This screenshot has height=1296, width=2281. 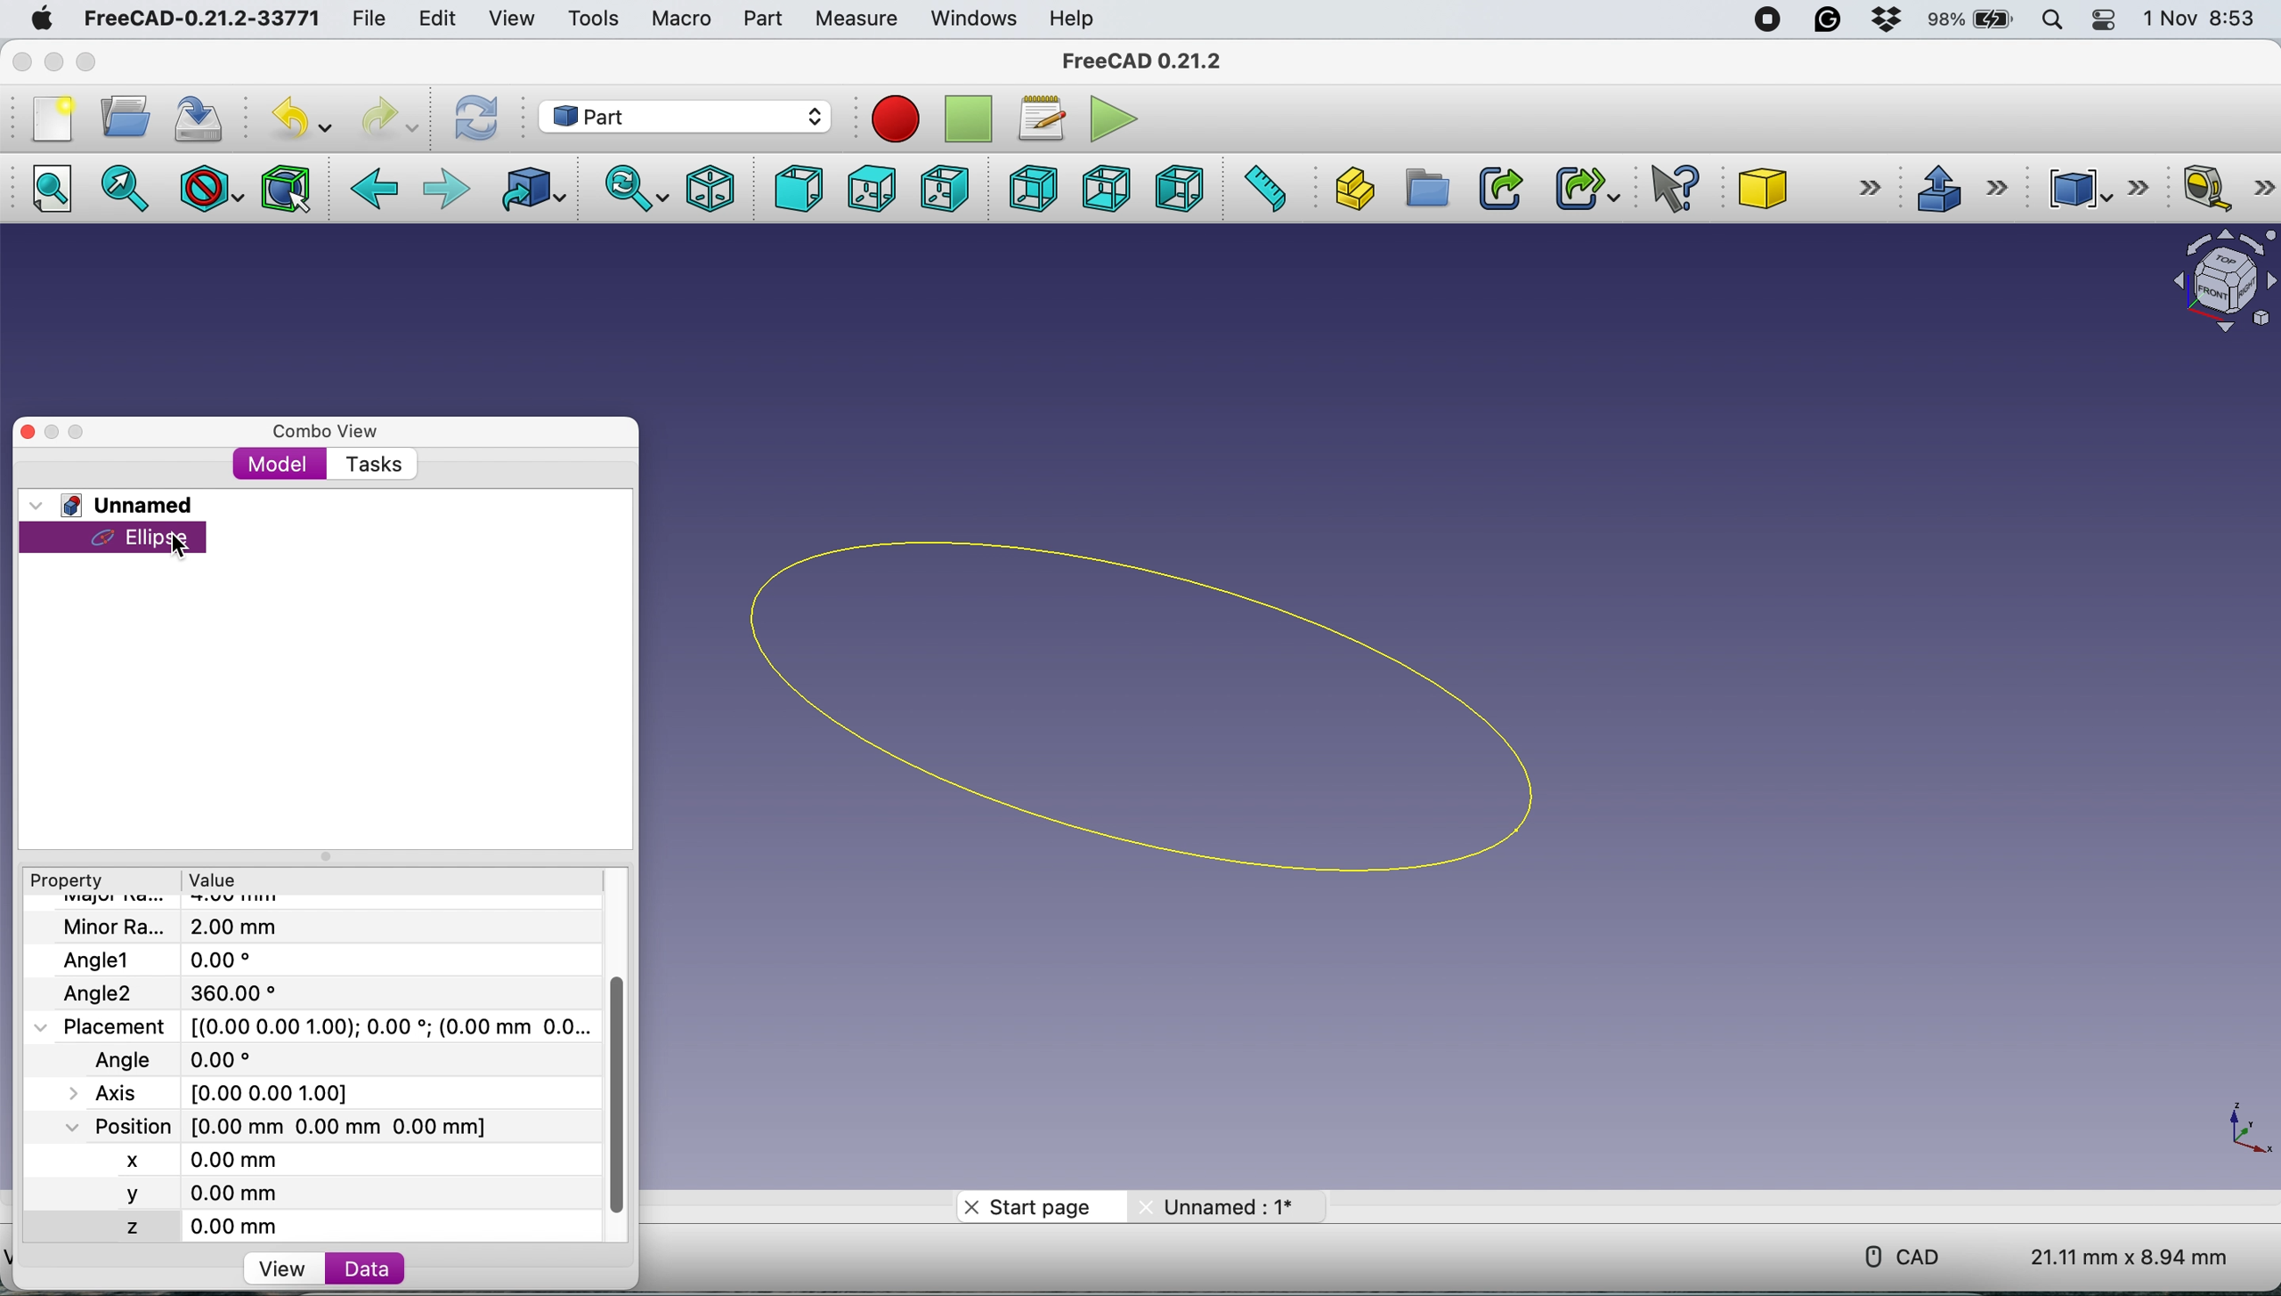 What do you see at coordinates (437, 21) in the screenshot?
I see `edit` at bounding box center [437, 21].